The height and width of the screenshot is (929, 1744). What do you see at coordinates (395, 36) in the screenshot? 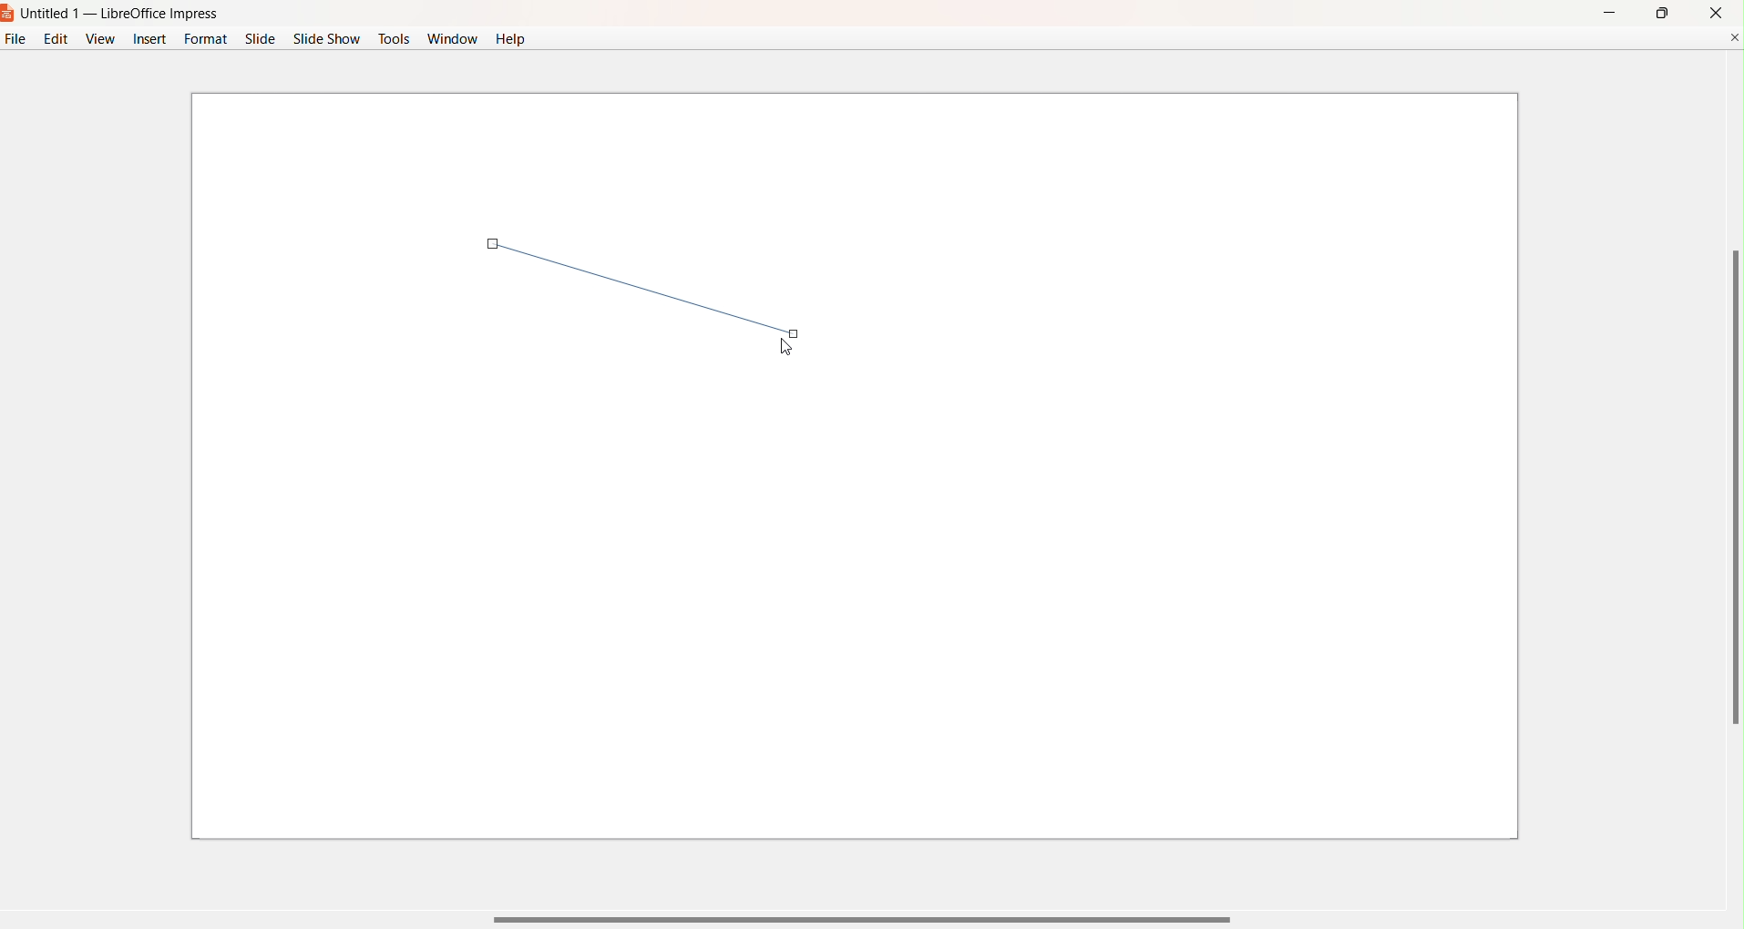
I see `Tools` at bounding box center [395, 36].